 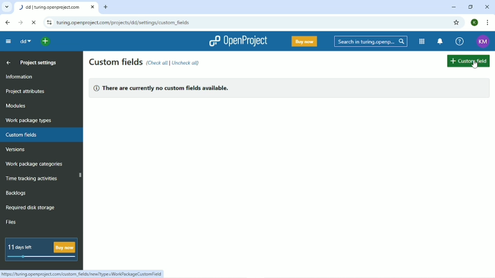 What do you see at coordinates (474, 22) in the screenshot?
I see `Account` at bounding box center [474, 22].